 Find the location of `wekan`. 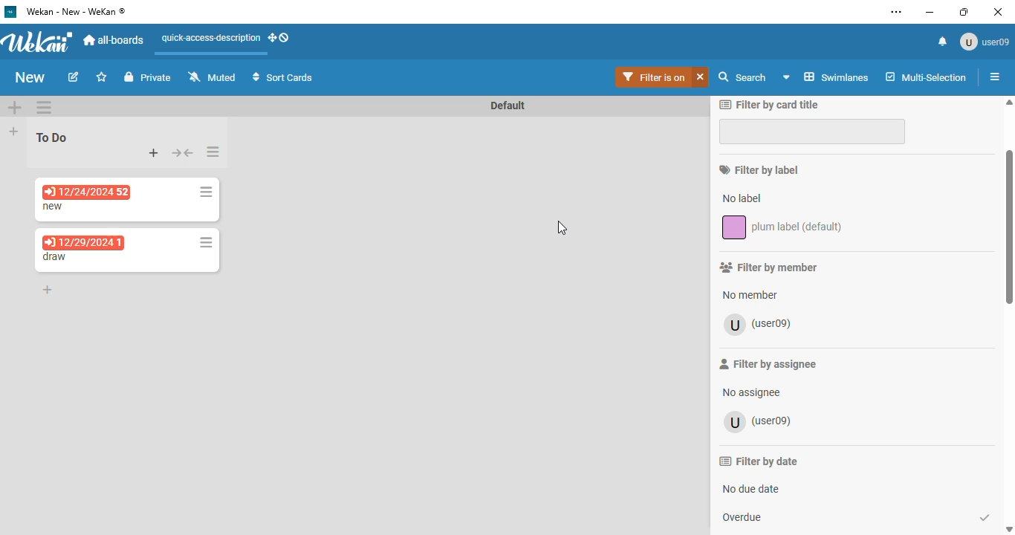

wekan is located at coordinates (38, 41).